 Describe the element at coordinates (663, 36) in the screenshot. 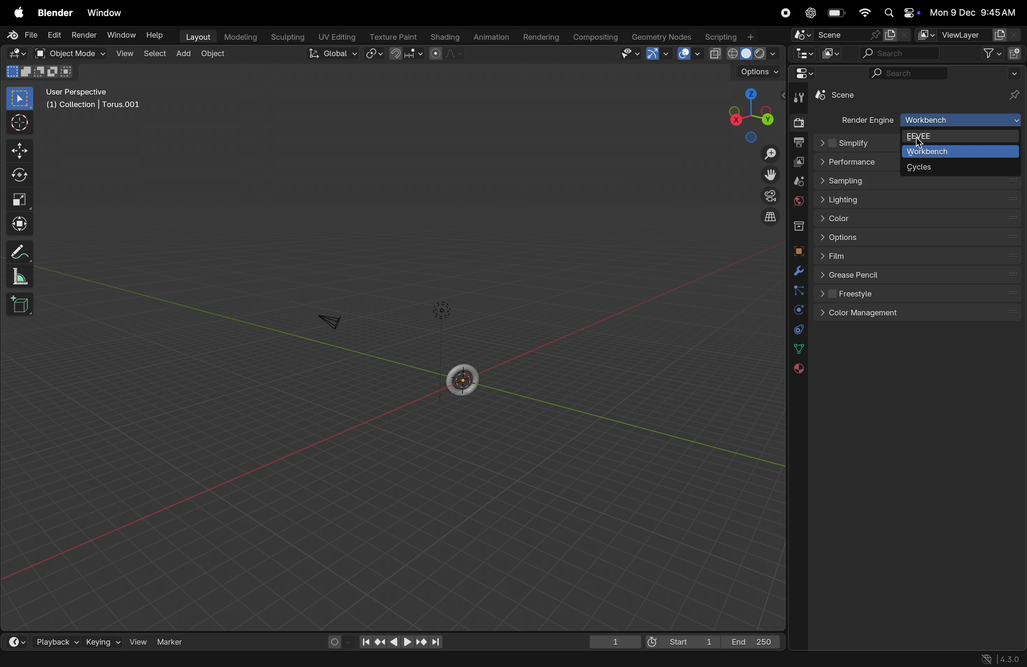

I see `Geomtery notes` at that location.